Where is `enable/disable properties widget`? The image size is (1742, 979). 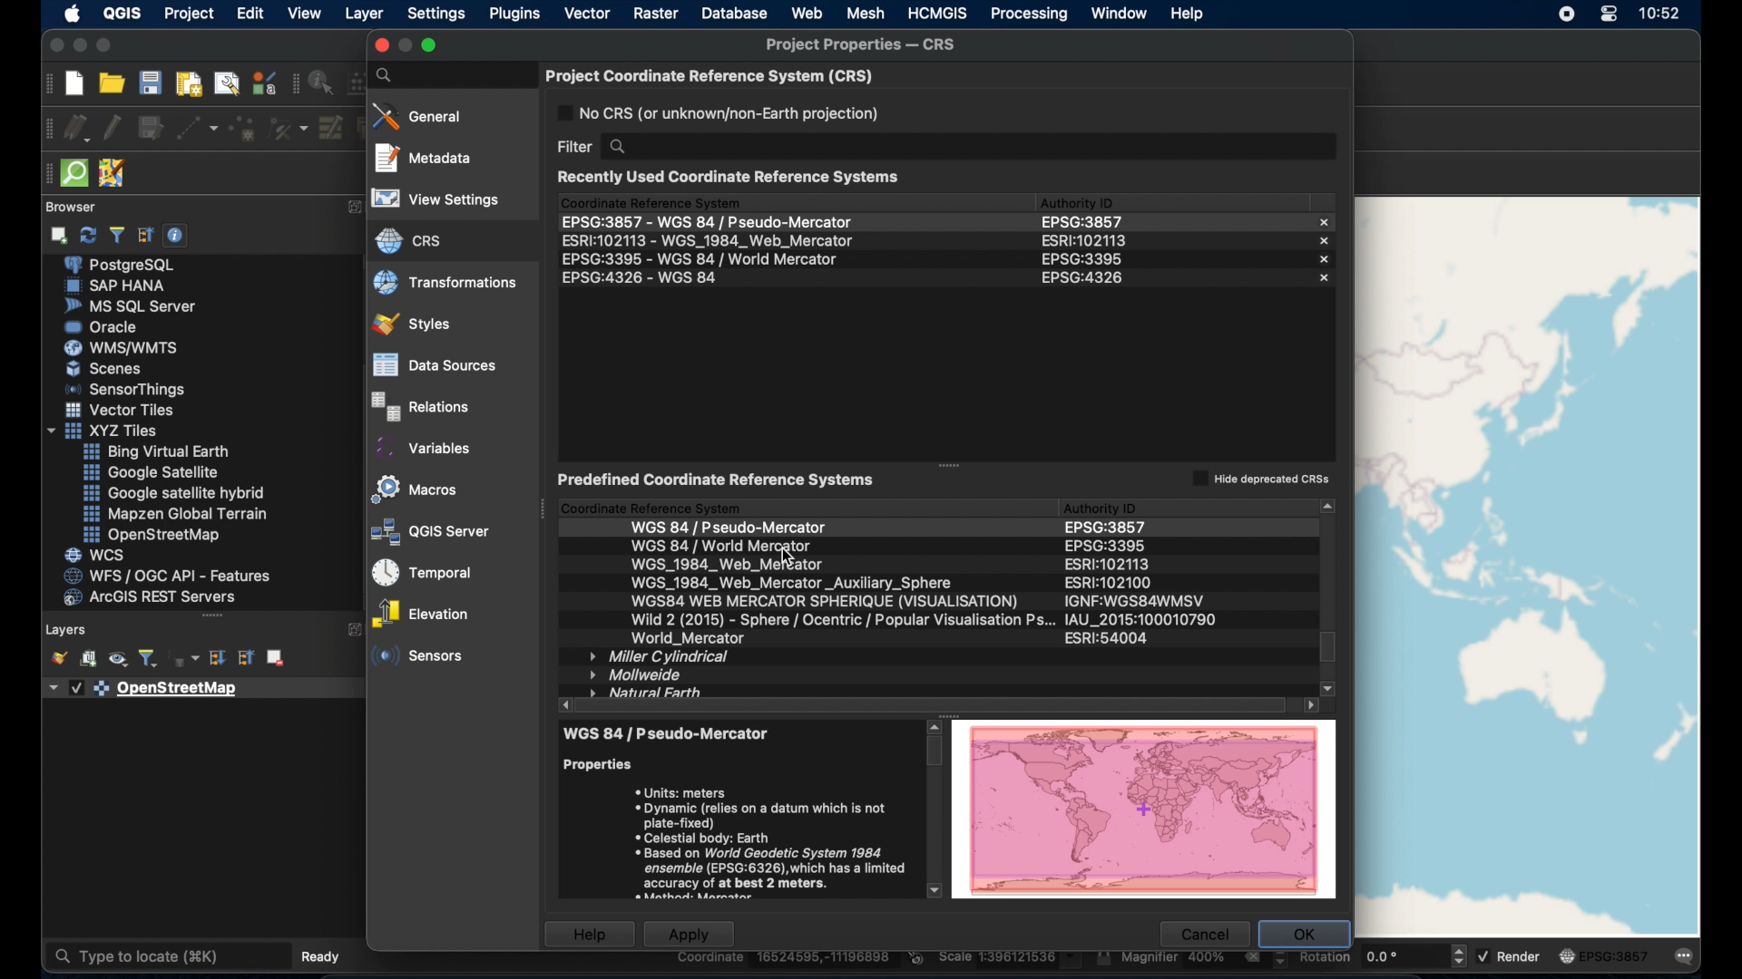 enable/disable properties widget is located at coordinates (178, 236).